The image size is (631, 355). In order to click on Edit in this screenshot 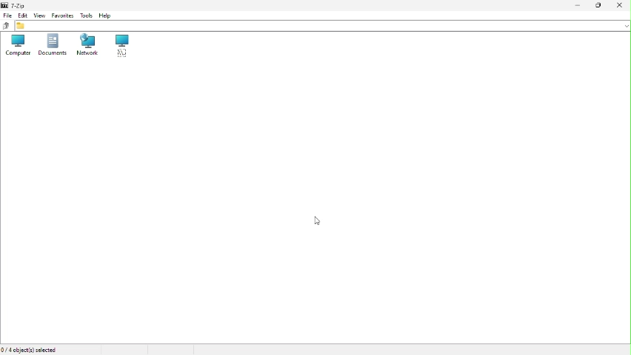, I will do `click(23, 15)`.